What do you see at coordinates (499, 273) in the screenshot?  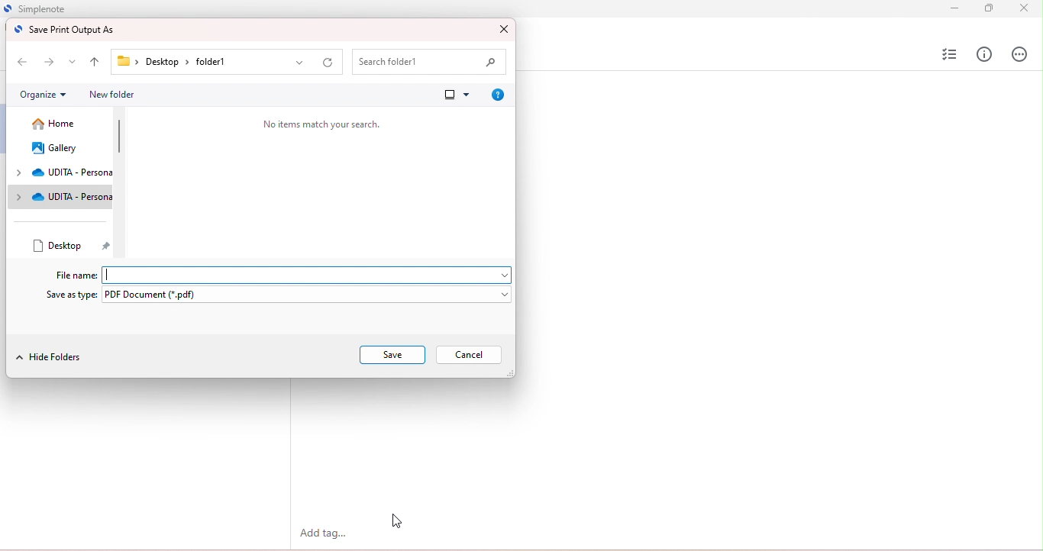 I see `Dropdown` at bounding box center [499, 273].